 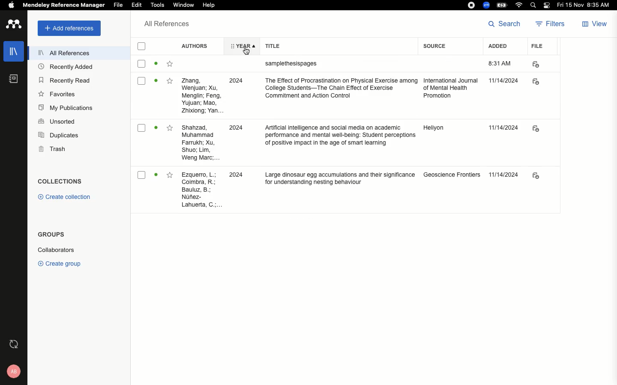 What do you see at coordinates (200, 190) in the screenshot?
I see `author name` at bounding box center [200, 190].